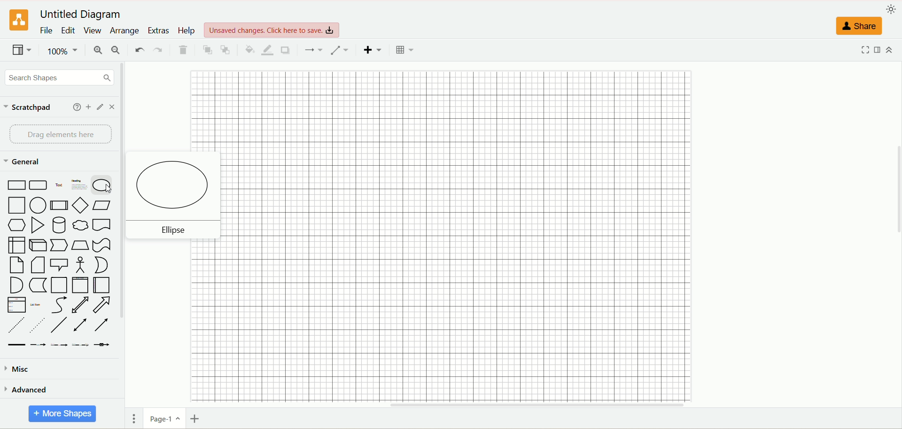 The image size is (902, 429). Describe the element at coordinates (103, 225) in the screenshot. I see `document` at that location.